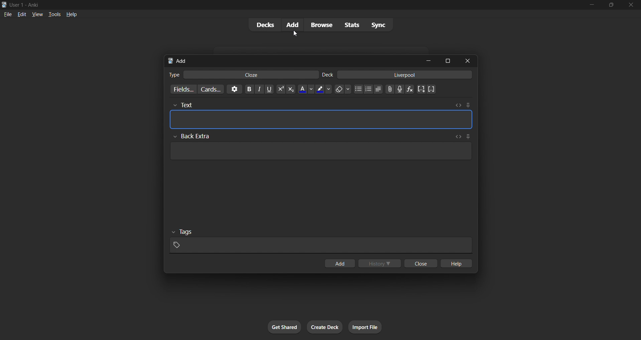 This screenshot has width=641, height=340. Describe the element at coordinates (269, 5) in the screenshot. I see `title bar` at that location.